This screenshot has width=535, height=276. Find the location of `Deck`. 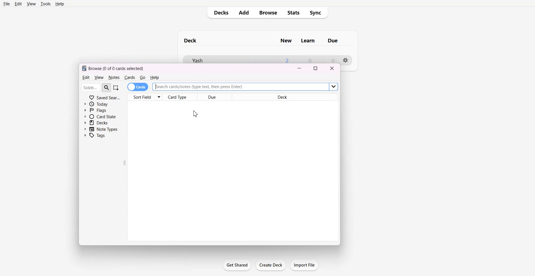

Deck is located at coordinates (285, 97).